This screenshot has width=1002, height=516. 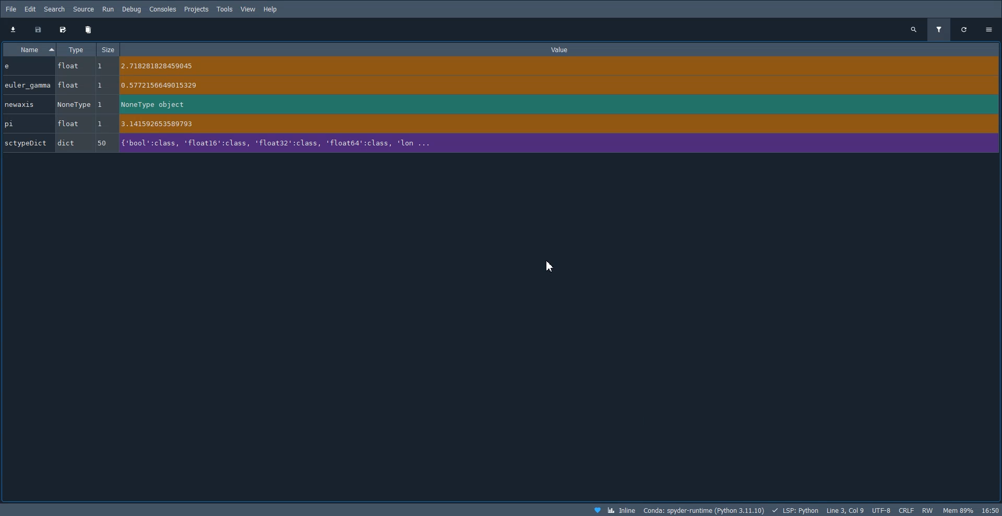 What do you see at coordinates (156, 104) in the screenshot?
I see `NoneType object` at bounding box center [156, 104].